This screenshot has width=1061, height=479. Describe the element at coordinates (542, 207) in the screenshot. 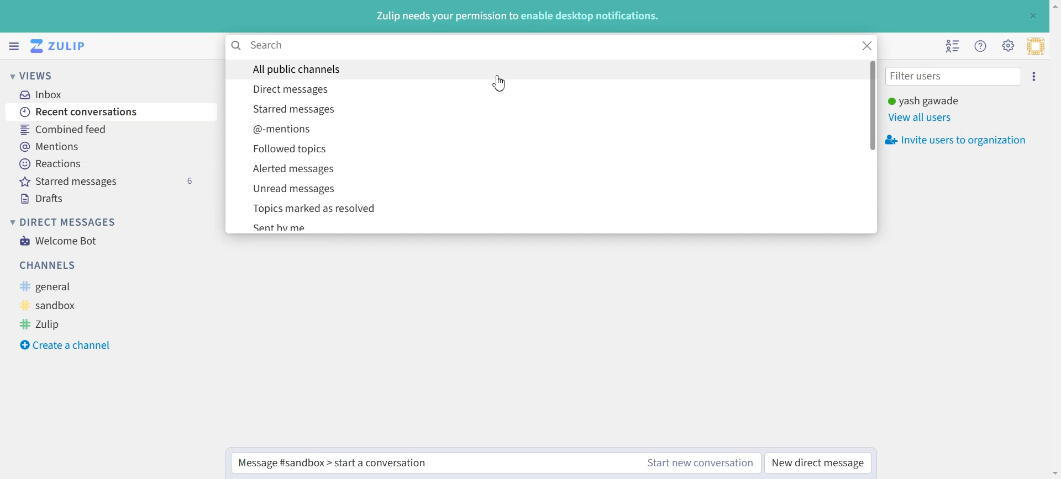

I see `Topics marked as resolved` at that location.